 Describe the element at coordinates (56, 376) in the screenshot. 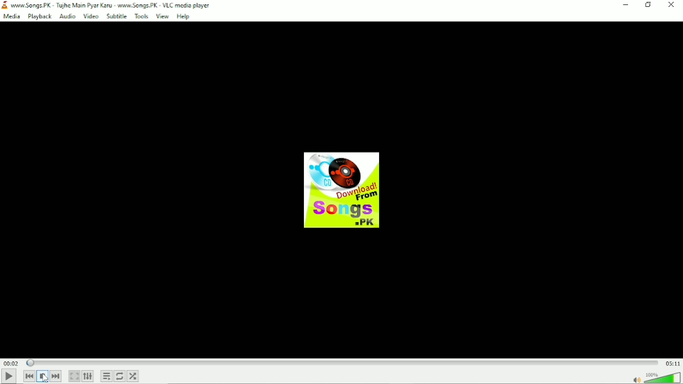

I see `Next` at that location.